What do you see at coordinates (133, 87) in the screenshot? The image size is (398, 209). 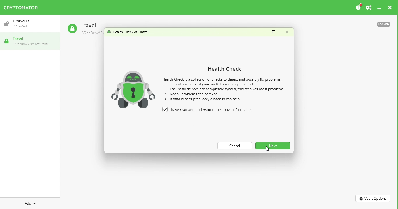 I see `robot` at bounding box center [133, 87].